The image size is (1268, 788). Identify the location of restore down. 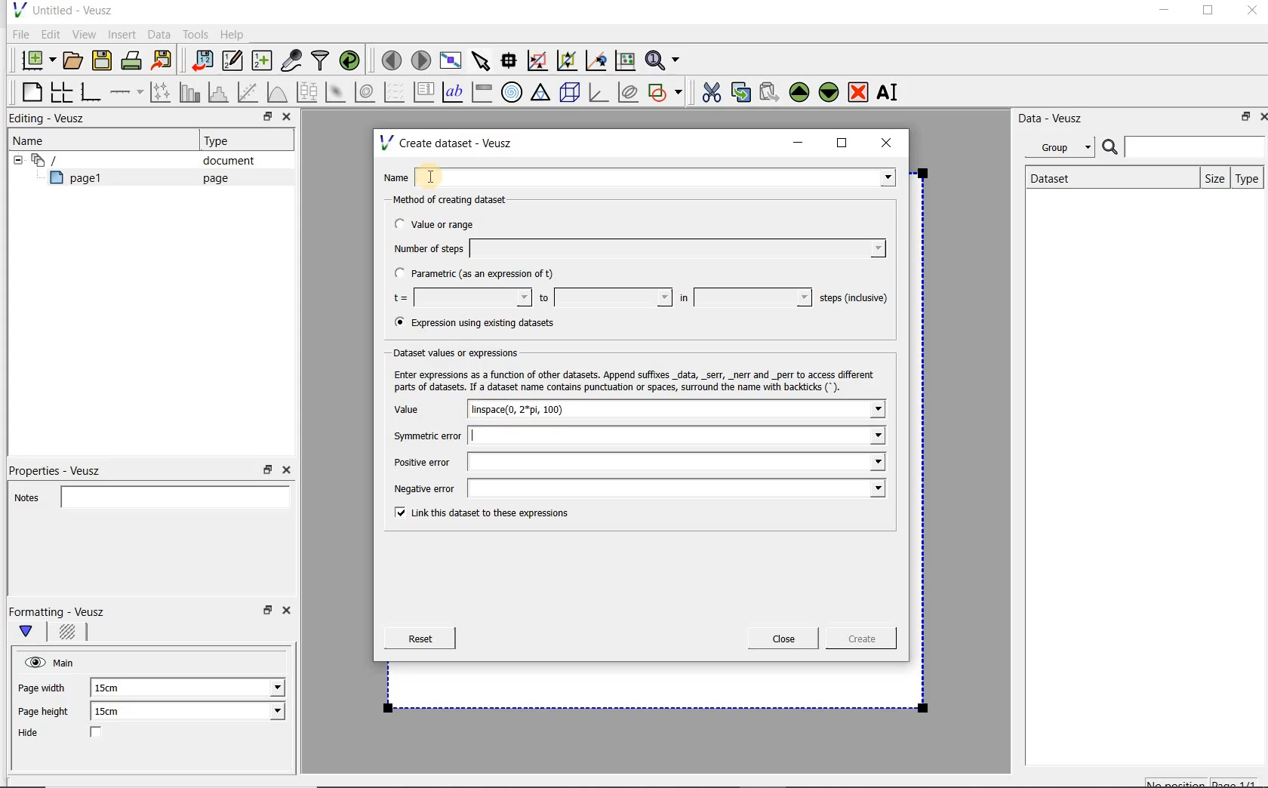
(266, 614).